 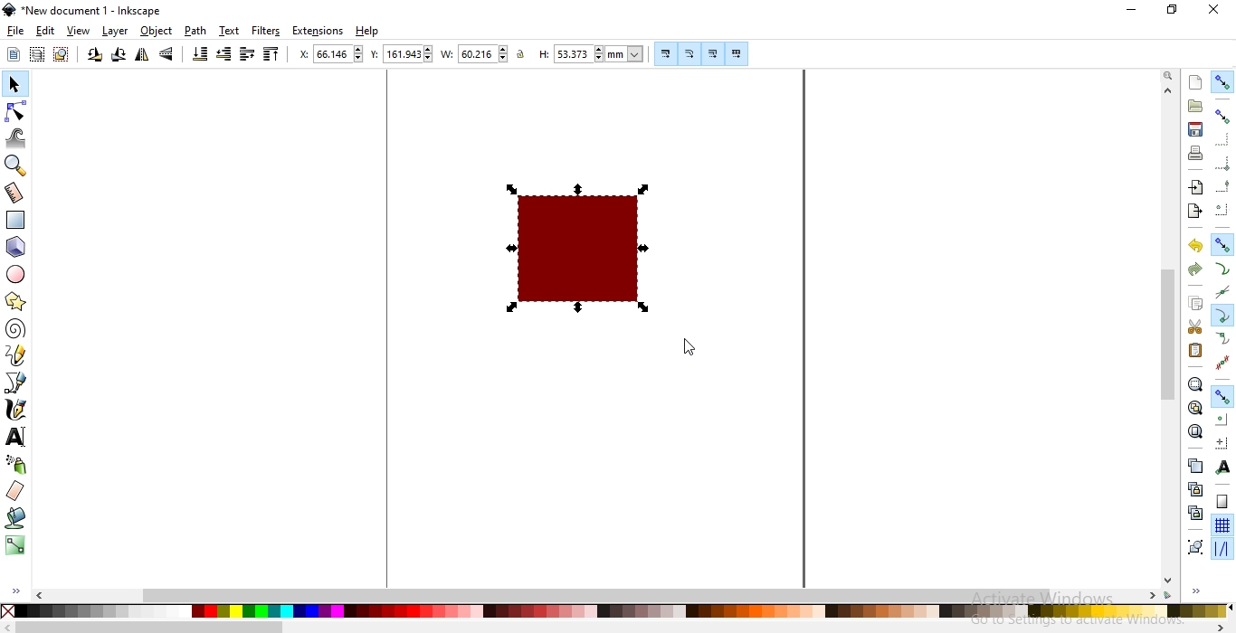 I want to click on erase existing paths, so click(x=15, y=492).